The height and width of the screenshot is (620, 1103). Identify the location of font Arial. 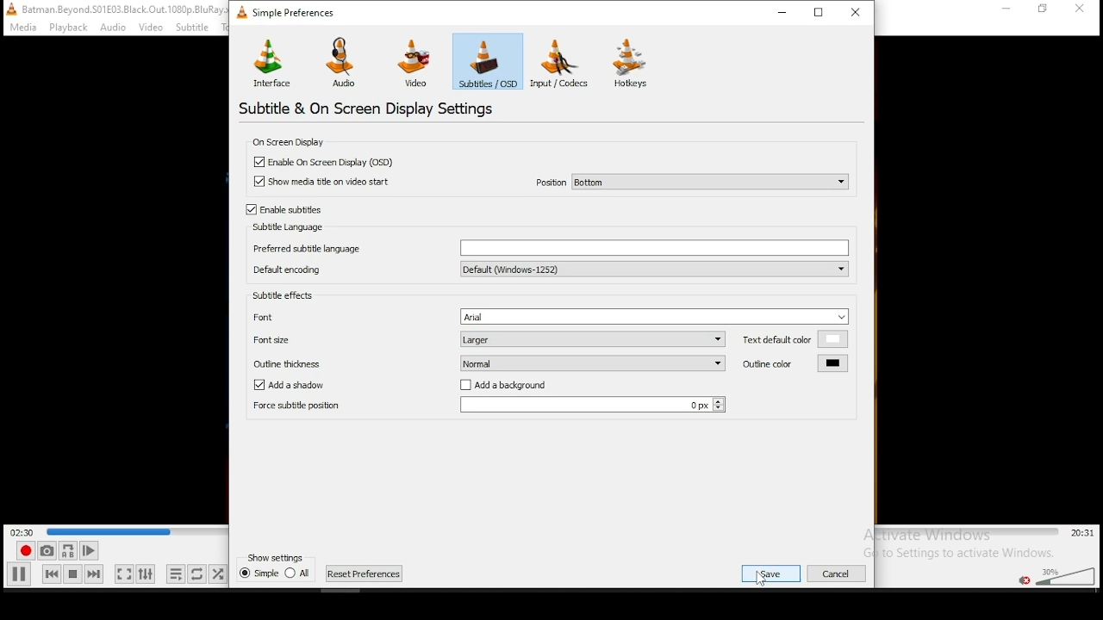
(546, 316).